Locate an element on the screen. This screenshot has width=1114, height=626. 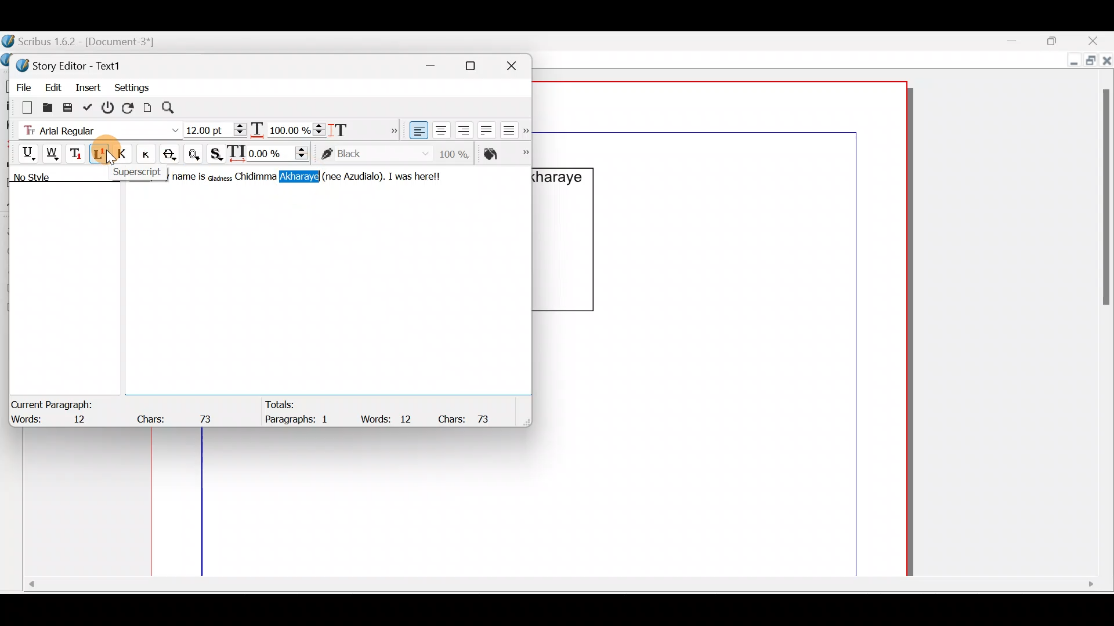
Small caps is located at coordinates (149, 153).